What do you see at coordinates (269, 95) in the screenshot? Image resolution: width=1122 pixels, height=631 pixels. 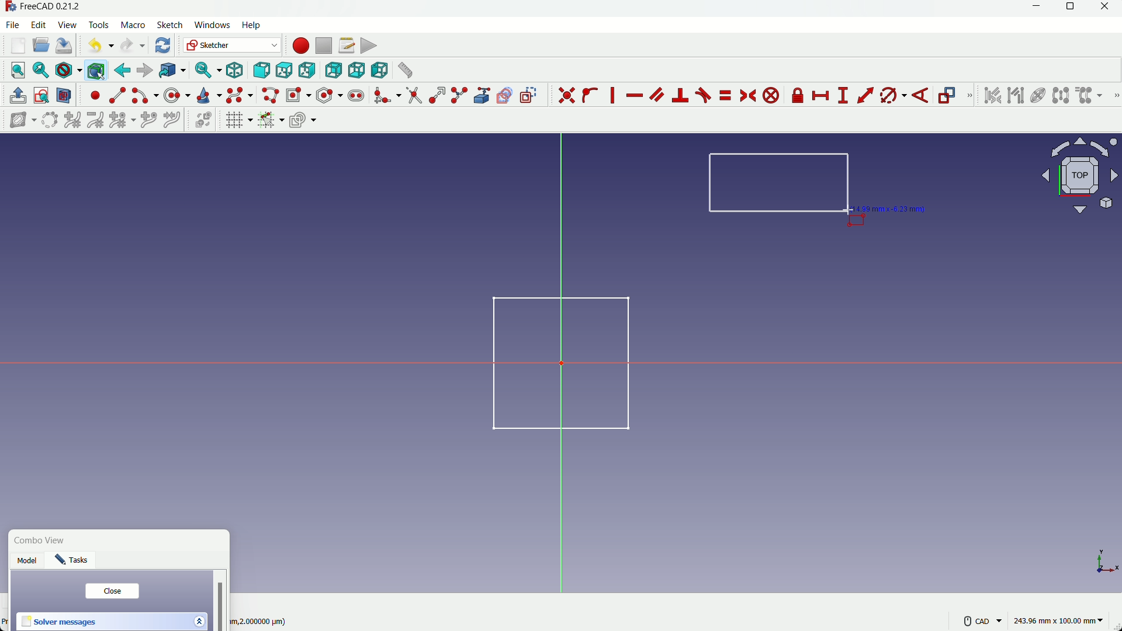 I see `create polyline` at bounding box center [269, 95].